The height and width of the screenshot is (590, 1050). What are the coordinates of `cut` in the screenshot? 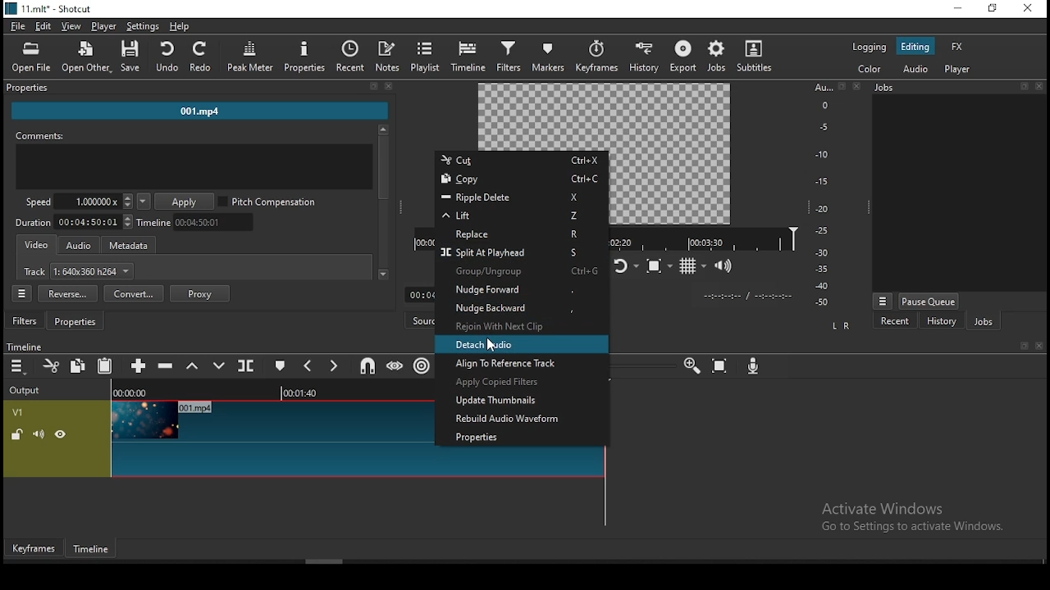 It's located at (50, 365).